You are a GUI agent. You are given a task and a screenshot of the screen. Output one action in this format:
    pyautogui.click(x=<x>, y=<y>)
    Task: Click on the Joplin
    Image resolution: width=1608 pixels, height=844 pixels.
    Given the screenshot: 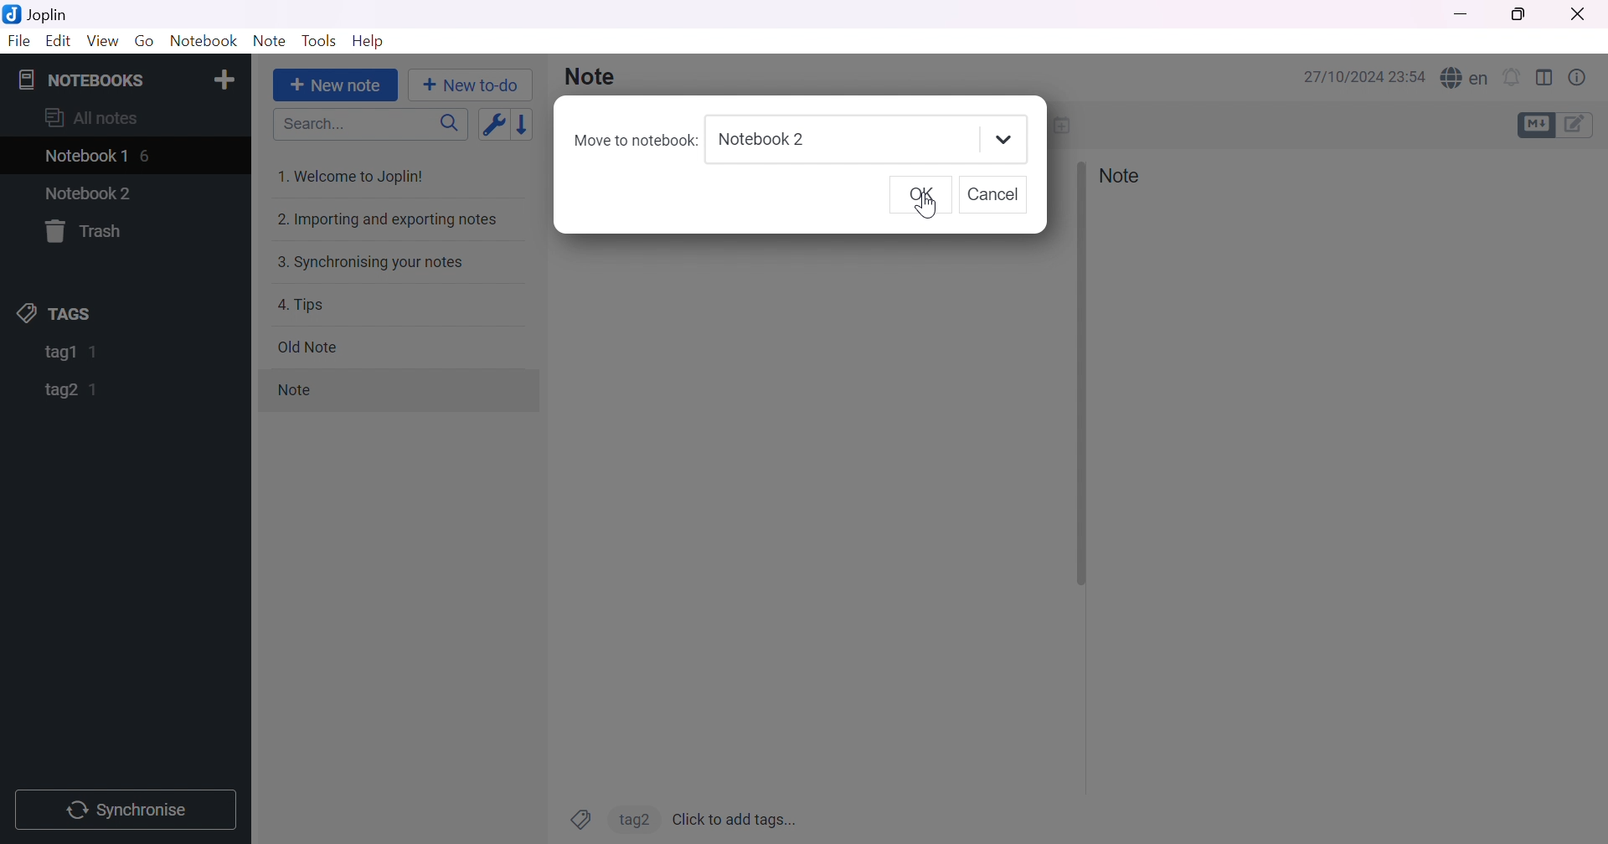 What is the action you would take?
    pyautogui.click(x=39, y=14)
    